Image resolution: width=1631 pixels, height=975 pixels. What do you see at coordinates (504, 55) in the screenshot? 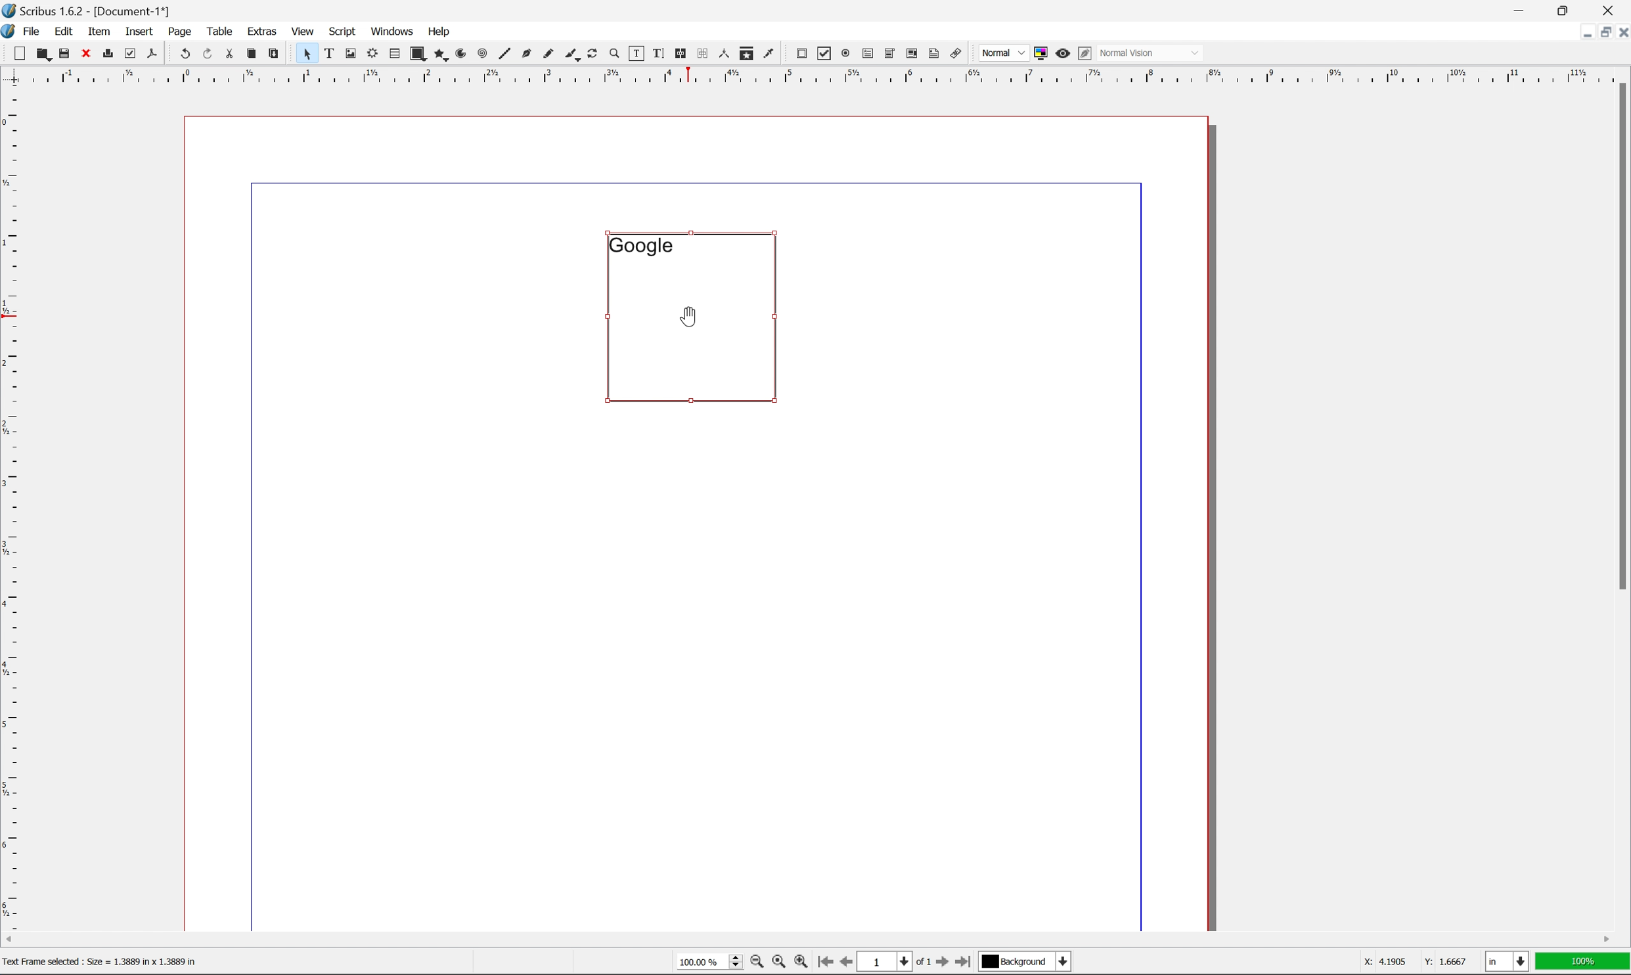
I see `line` at bounding box center [504, 55].